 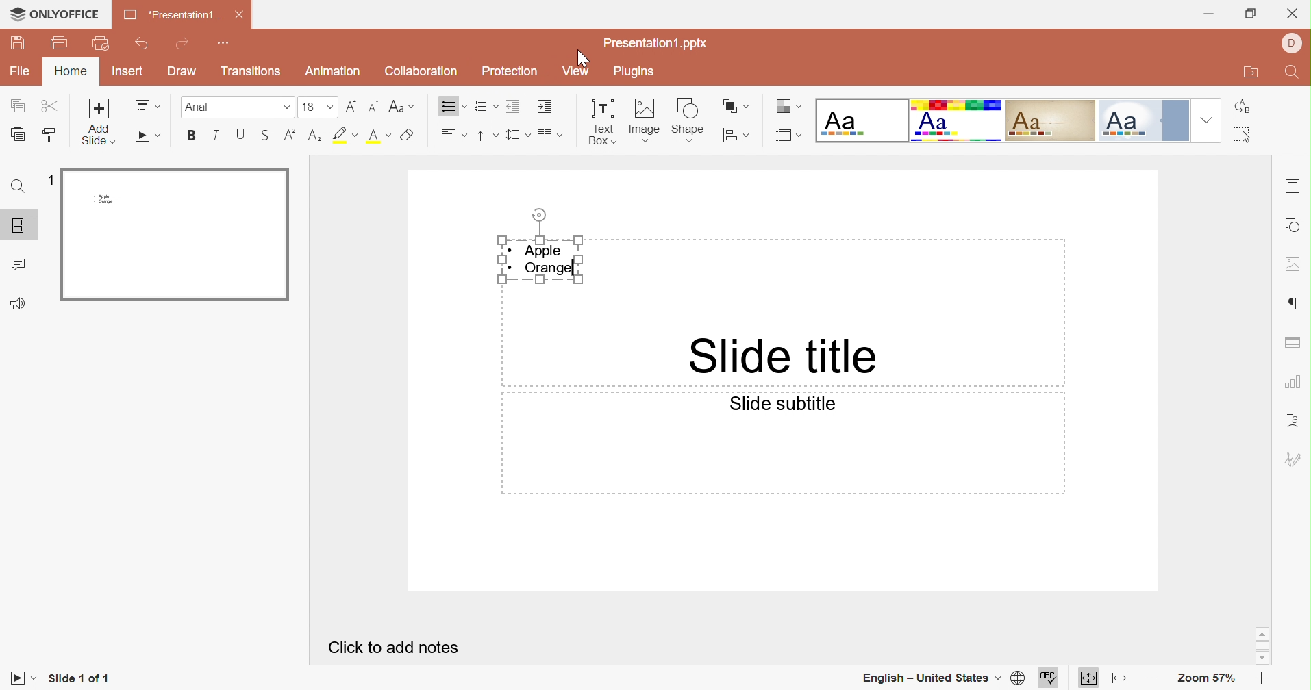 I want to click on Clear, so click(x=410, y=135).